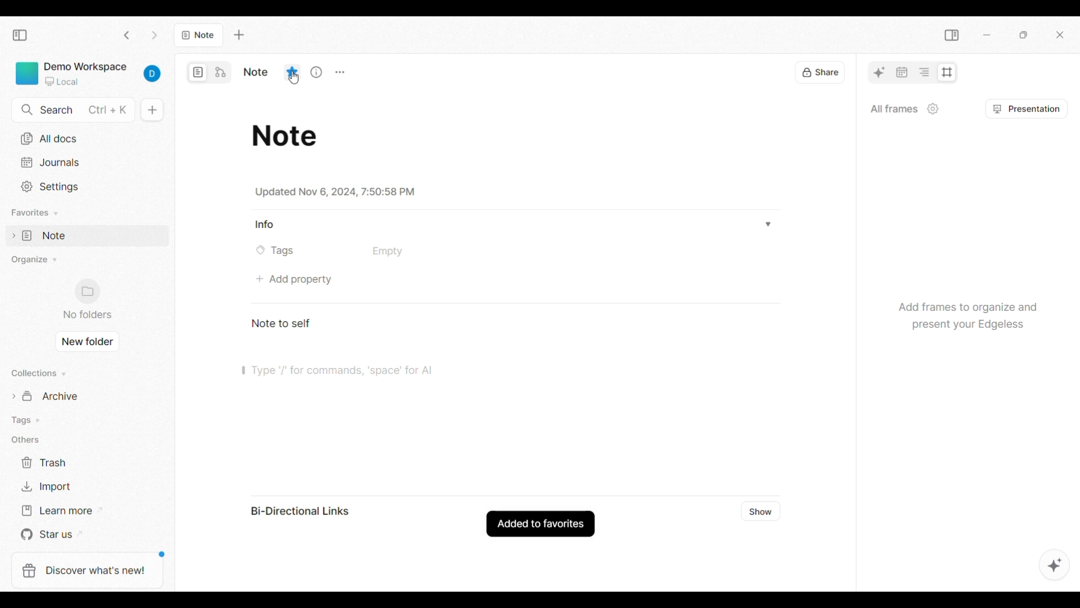 The height and width of the screenshot is (608, 1080). I want to click on Note to self, so click(283, 323).